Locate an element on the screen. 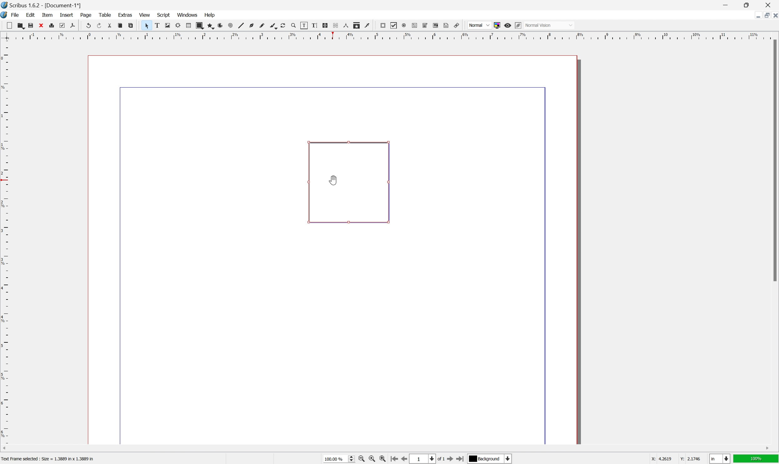 The image size is (779, 464). pdf list box is located at coordinates (436, 25).